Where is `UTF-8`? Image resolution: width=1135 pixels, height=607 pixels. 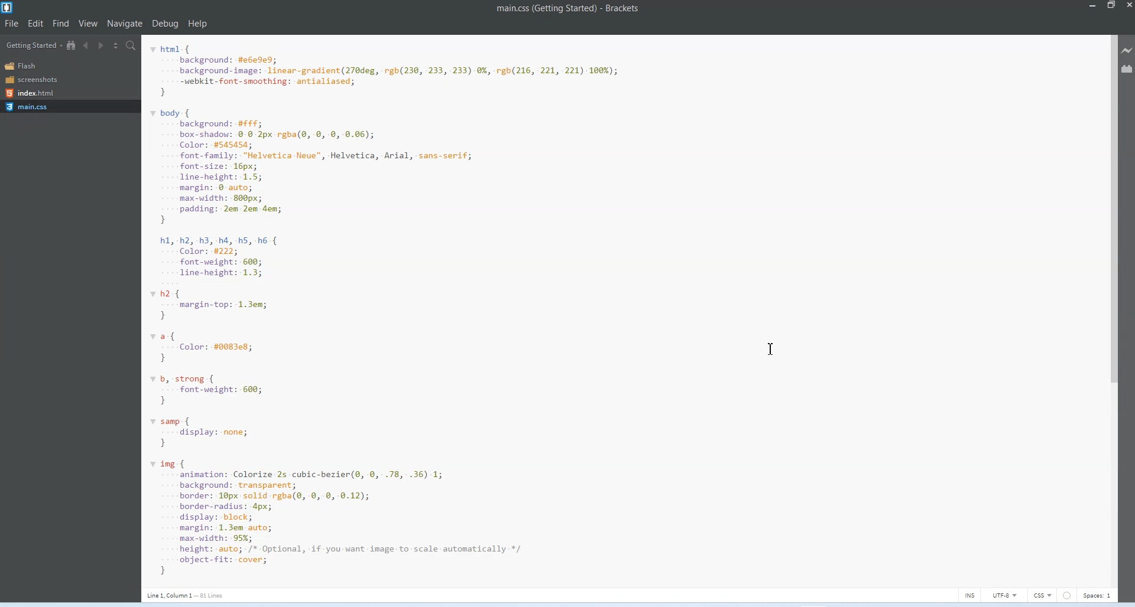
UTF-8 is located at coordinates (1004, 595).